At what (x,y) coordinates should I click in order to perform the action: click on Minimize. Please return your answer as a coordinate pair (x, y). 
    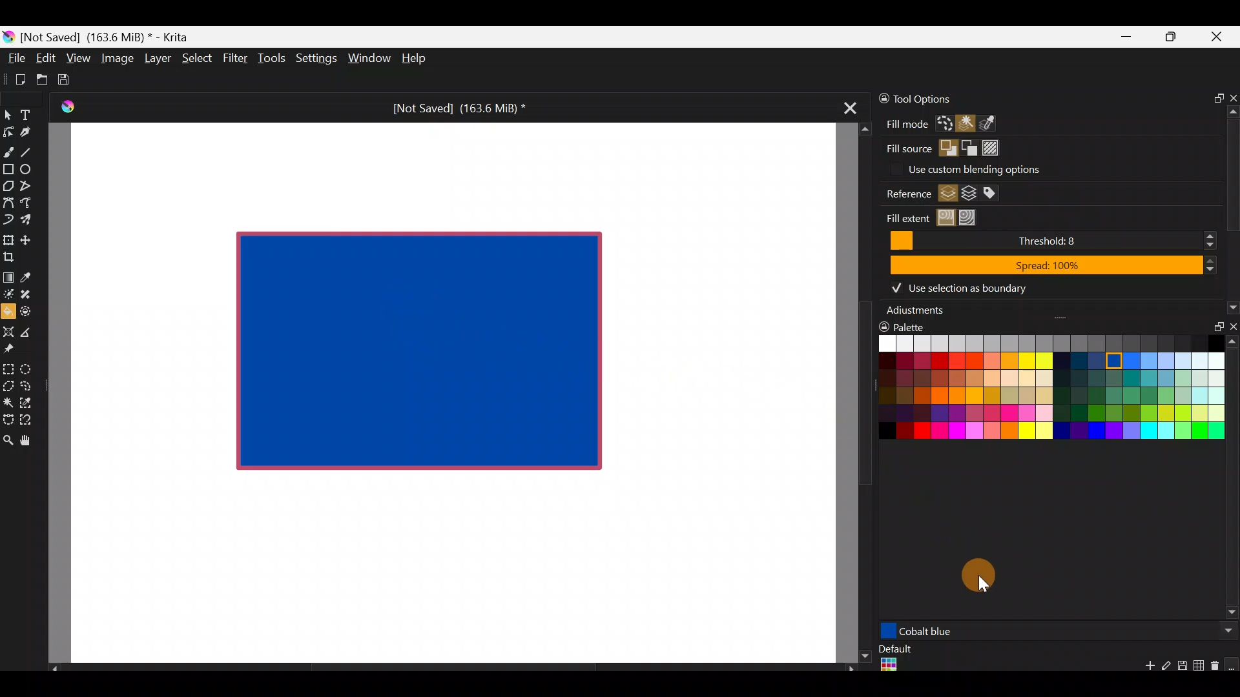
    Looking at the image, I should click on (1126, 37).